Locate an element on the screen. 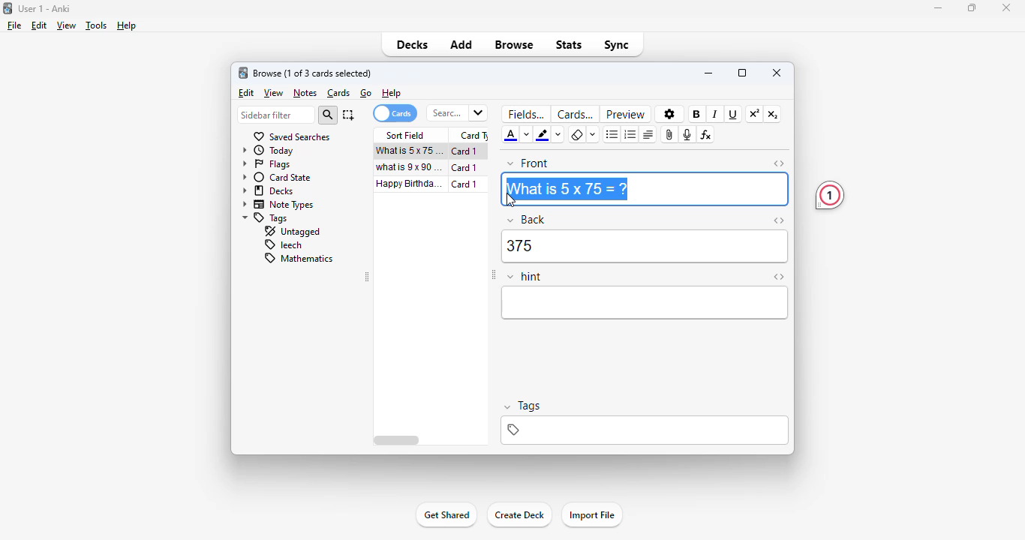  what is 9x90=? is located at coordinates (410, 167).